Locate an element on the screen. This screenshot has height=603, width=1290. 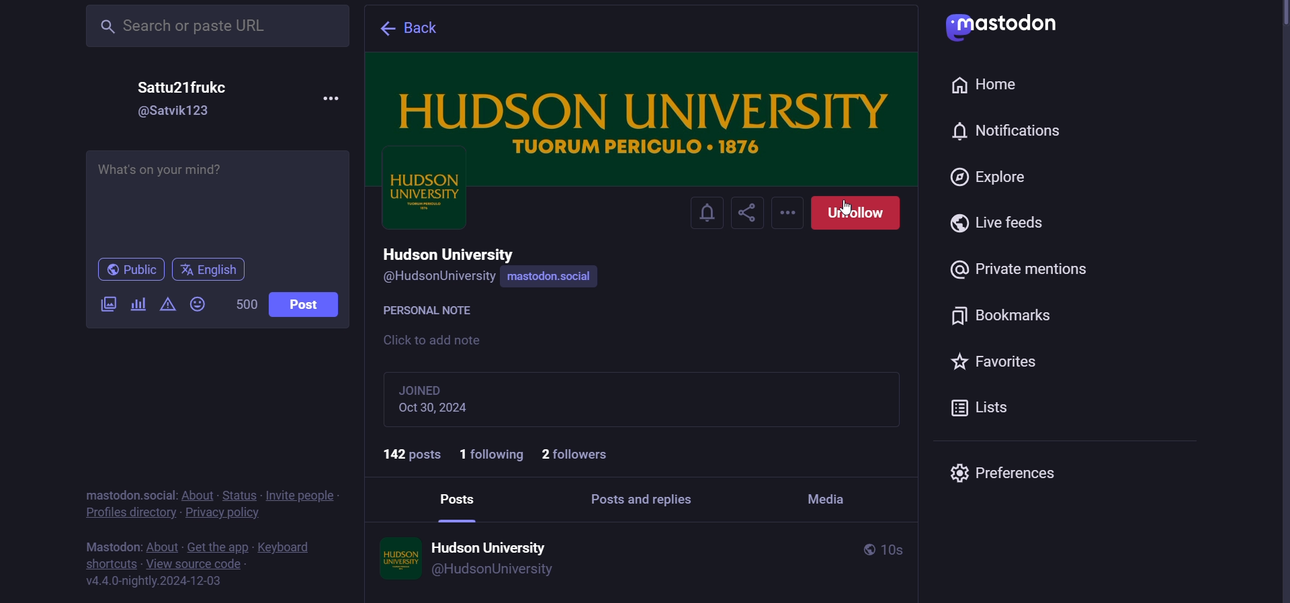
@HudsonUniversity is located at coordinates (495, 570).